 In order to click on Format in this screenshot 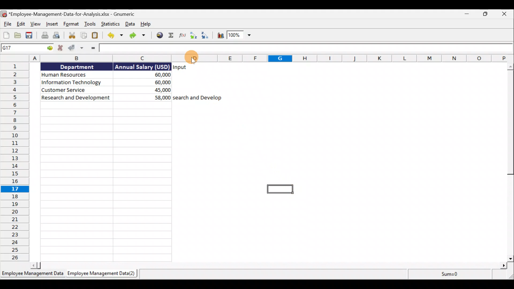, I will do `click(71, 23)`.